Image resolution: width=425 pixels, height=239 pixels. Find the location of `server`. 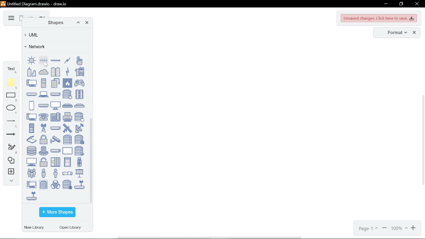

server is located at coordinates (67, 139).